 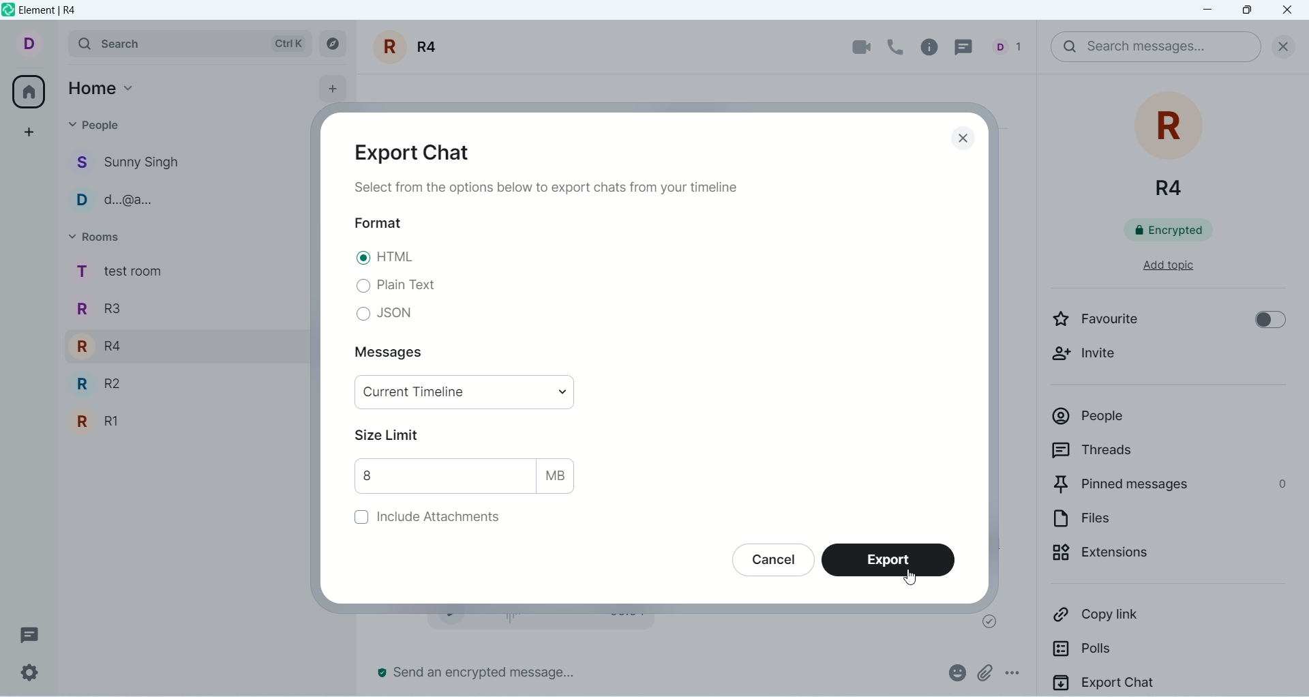 What do you see at coordinates (1139, 616) in the screenshot?
I see `copy link` at bounding box center [1139, 616].